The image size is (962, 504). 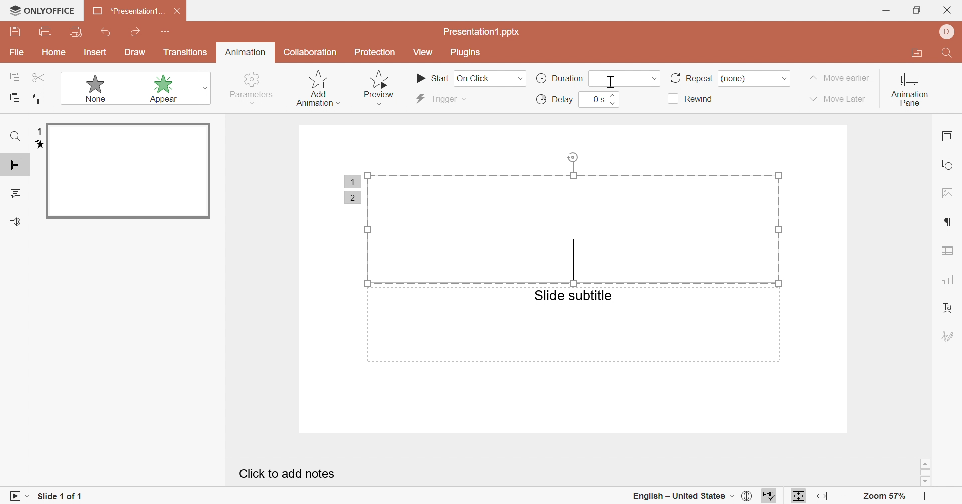 What do you see at coordinates (17, 52) in the screenshot?
I see `File` at bounding box center [17, 52].